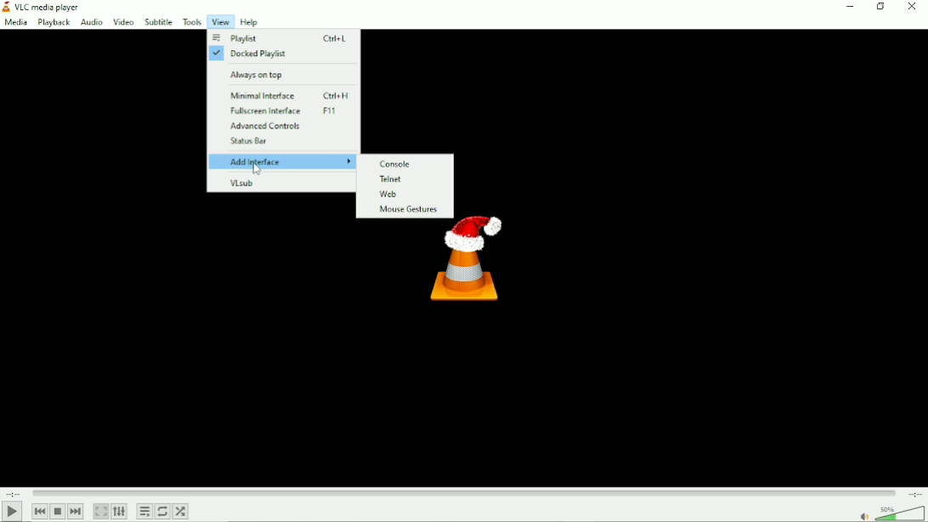  I want to click on Video, so click(122, 22).